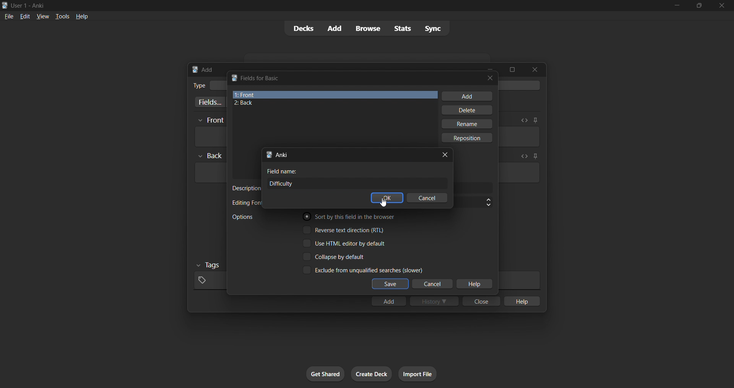 The width and height of the screenshot is (734, 388). Describe the element at coordinates (427, 197) in the screenshot. I see `cancel` at that location.